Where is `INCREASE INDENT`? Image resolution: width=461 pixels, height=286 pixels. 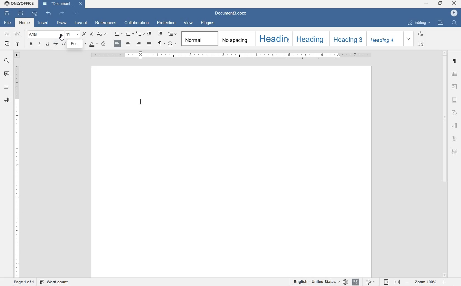 INCREASE INDENT is located at coordinates (160, 34).